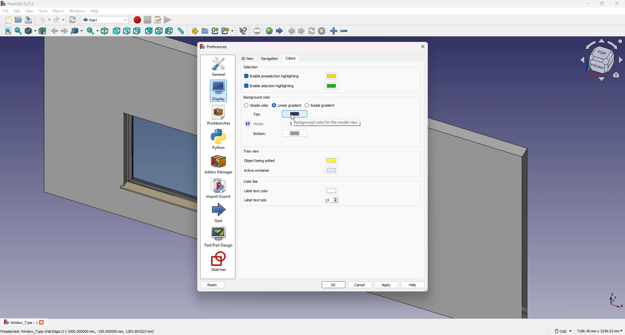 This screenshot has height=335, width=625. I want to click on switch between workbenches, so click(105, 20).